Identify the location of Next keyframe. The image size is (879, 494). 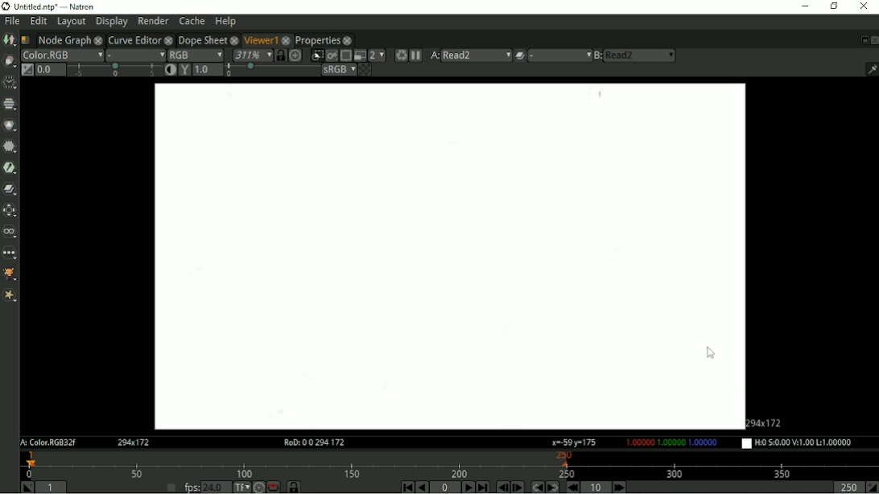
(553, 487).